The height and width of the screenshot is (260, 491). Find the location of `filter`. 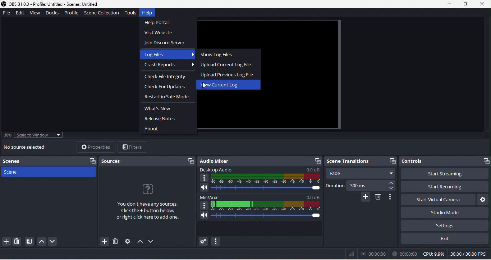

filter is located at coordinates (133, 147).